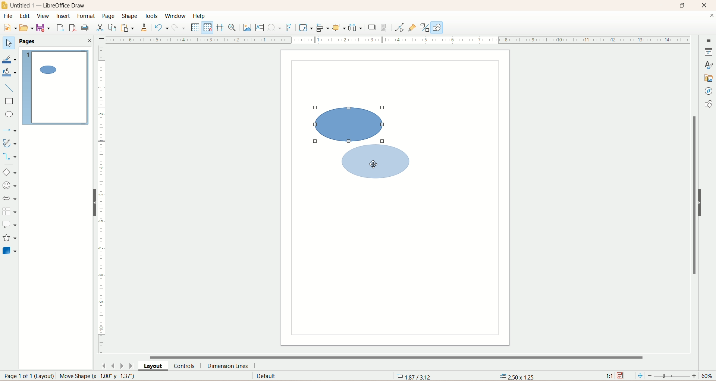 This screenshot has height=381, width=716. What do you see at coordinates (692, 199) in the screenshot?
I see `vertical scroll bar` at bounding box center [692, 199].